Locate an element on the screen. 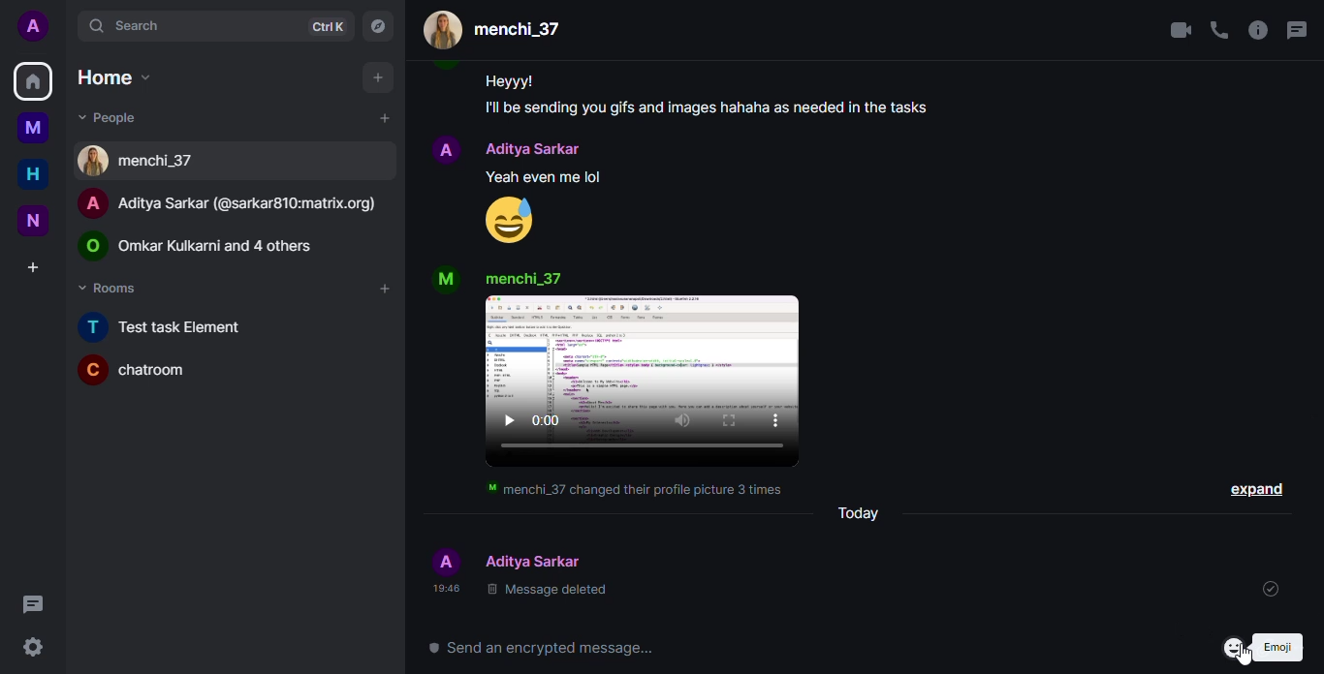  message is located at coordinates (707, 108).